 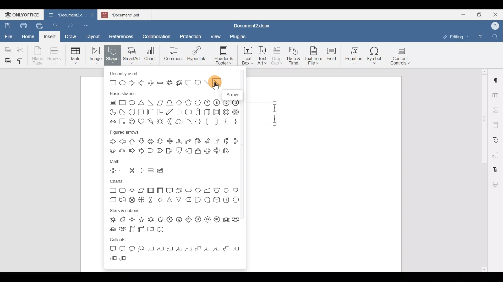 What do you see at coordinates (250, 26) in the screenshot?
I see `Document name` at bounding box center [250, 26].